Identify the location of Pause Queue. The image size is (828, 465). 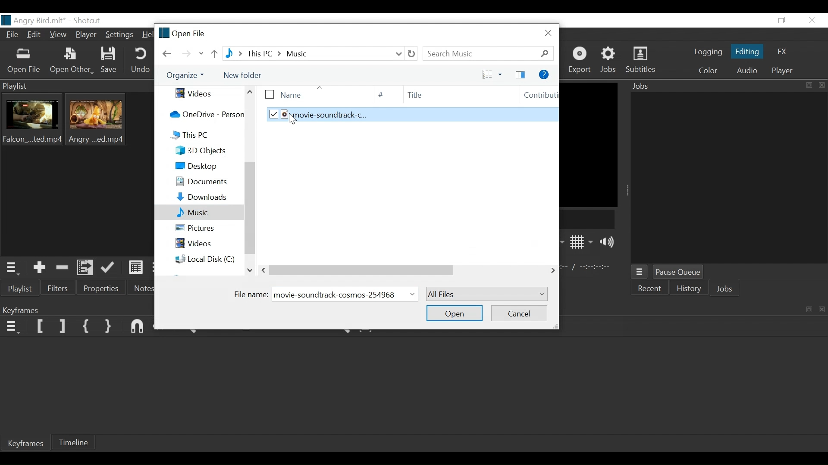
(677, 272).